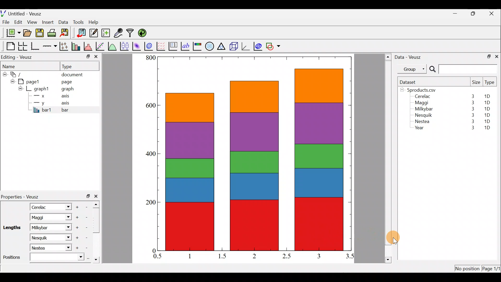  Describe the element at coordinates (273, 45) in the screenshot. I see `Add a shape to the plot.` at that location.